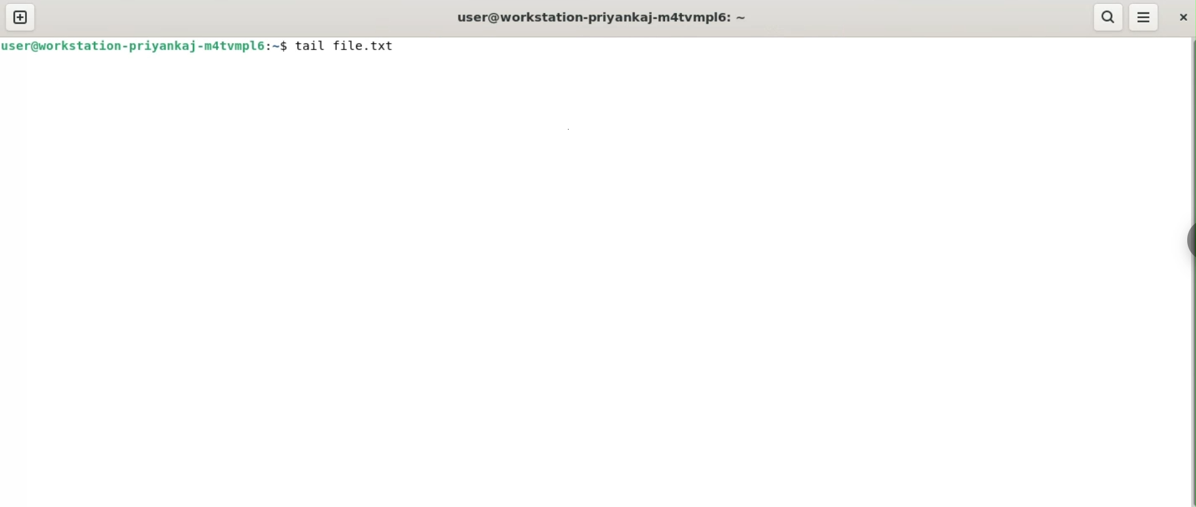 This screenshot has width=1196, height=507. What do you see at coordinates (1182, 16) in the screenshot?
I see `close` at bounding box center [1182, 16].